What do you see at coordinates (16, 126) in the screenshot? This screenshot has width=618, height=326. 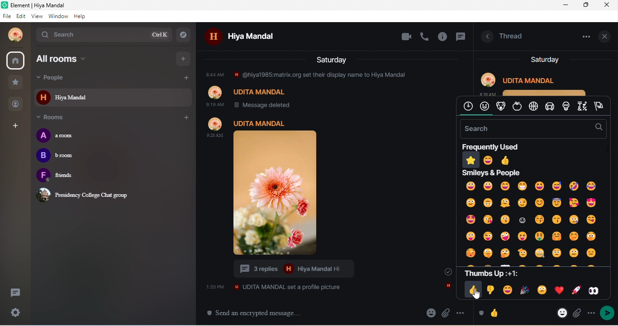 I see `create a space` at bounding box center [16, 126].